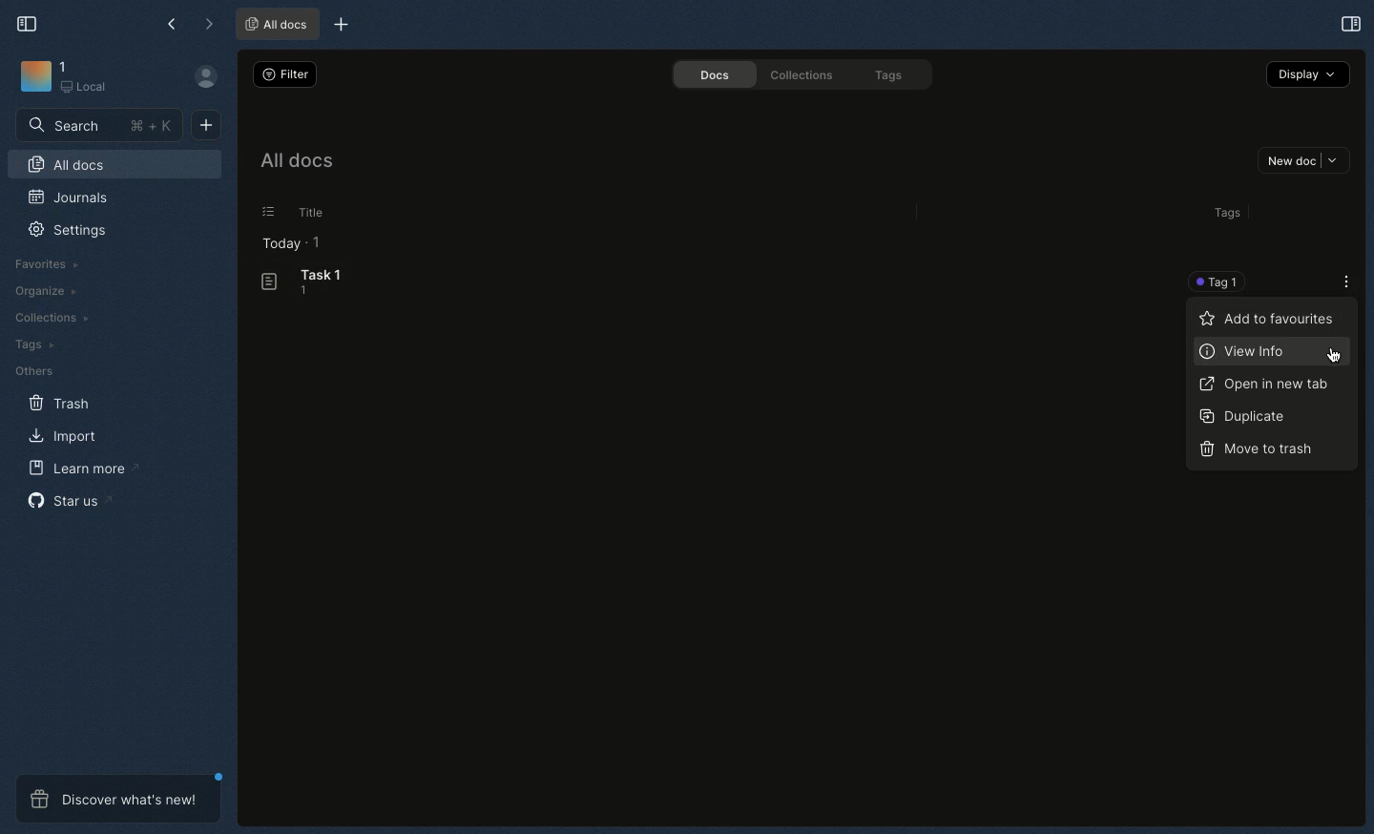 This screenshot has width=1374, height=834. Describe the element at coordinates (1244, 416) in the screenshot. I see `Duplicate` at that location.